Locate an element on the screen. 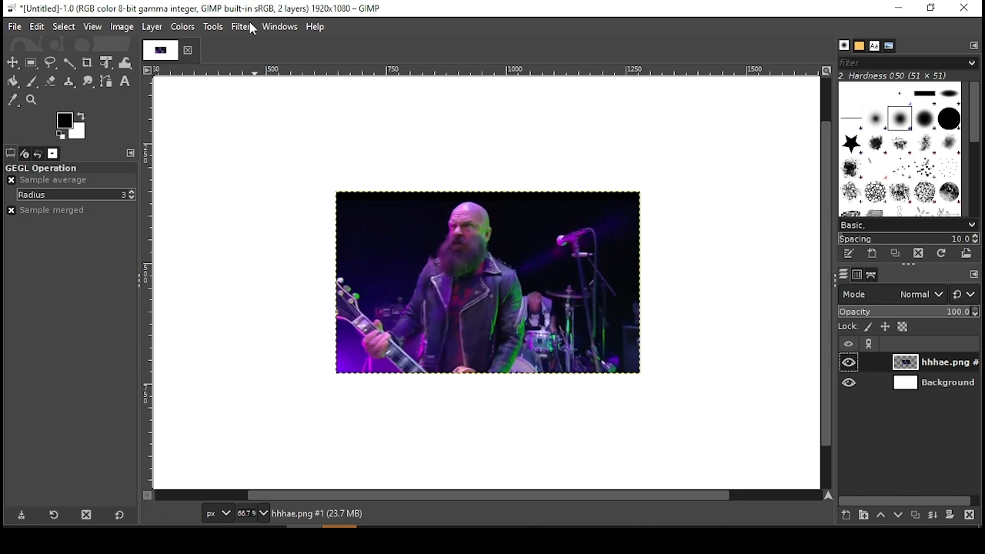  tools is located at coordinates (213, 28).